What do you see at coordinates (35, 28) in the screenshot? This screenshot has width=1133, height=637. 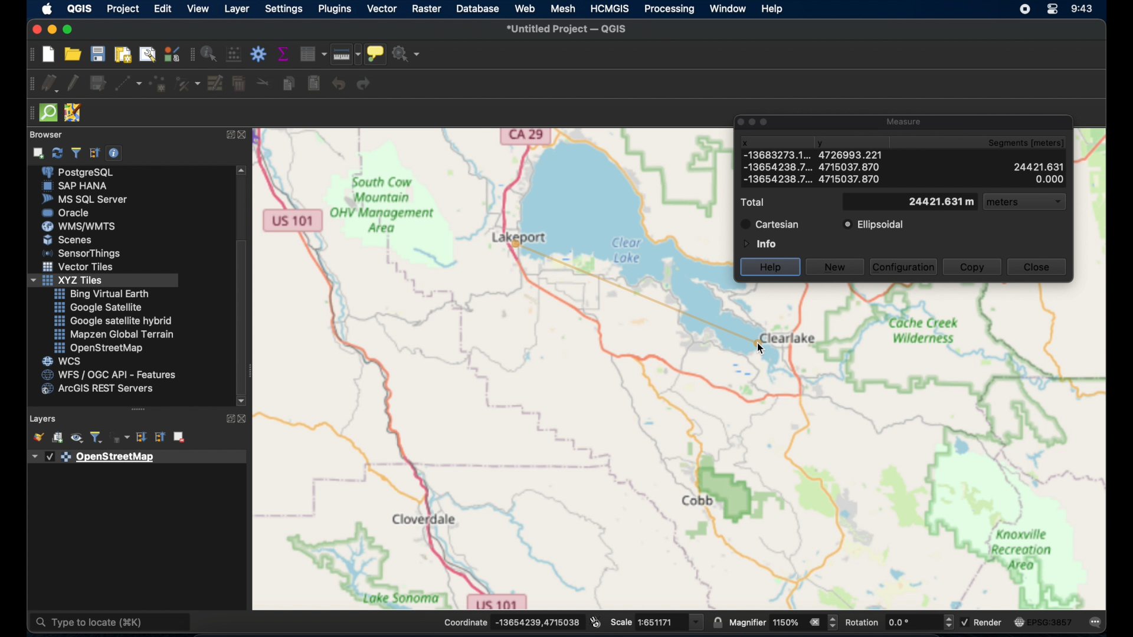 I see `close` at bounding box center [35, 28].